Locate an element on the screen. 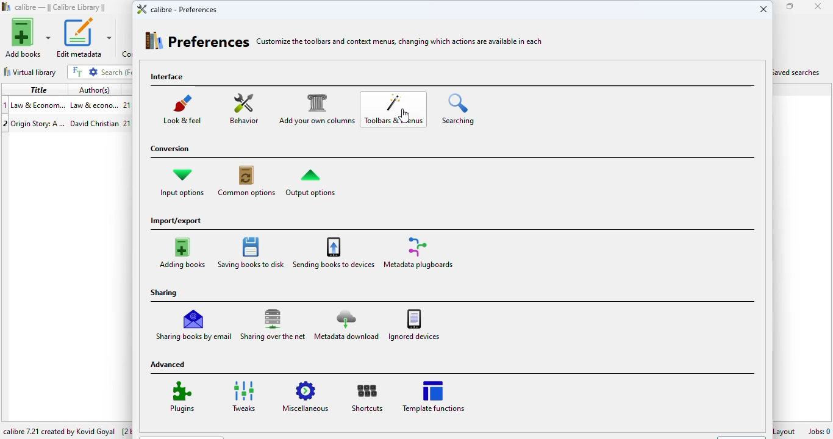 This screenshot has height=439, width=833. saved searches is located at coordinates (798, 71).